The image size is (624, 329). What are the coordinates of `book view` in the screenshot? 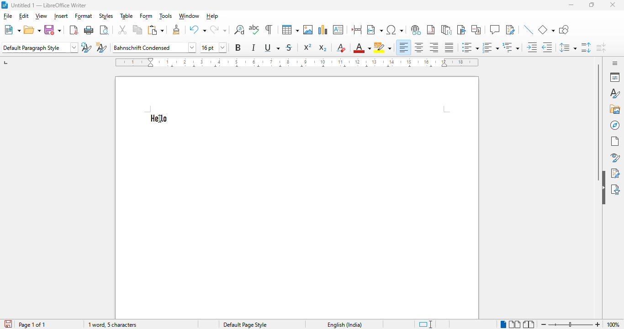 It's located at (529, 324).